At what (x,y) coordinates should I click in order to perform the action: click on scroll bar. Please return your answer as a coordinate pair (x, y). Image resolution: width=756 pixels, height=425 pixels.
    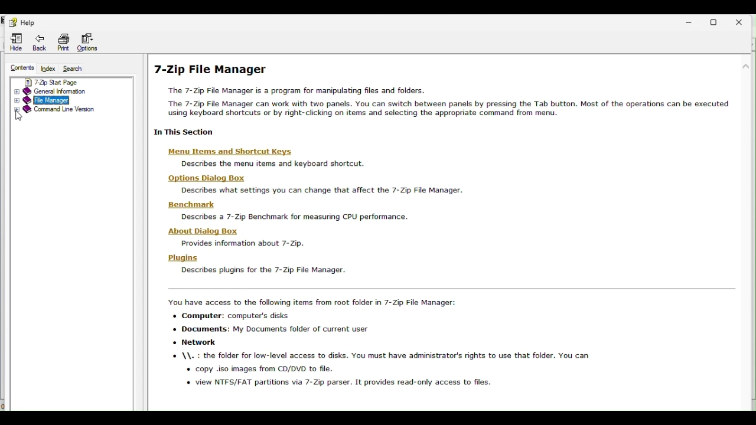
    Looking at the image, I should click on (745, 184).